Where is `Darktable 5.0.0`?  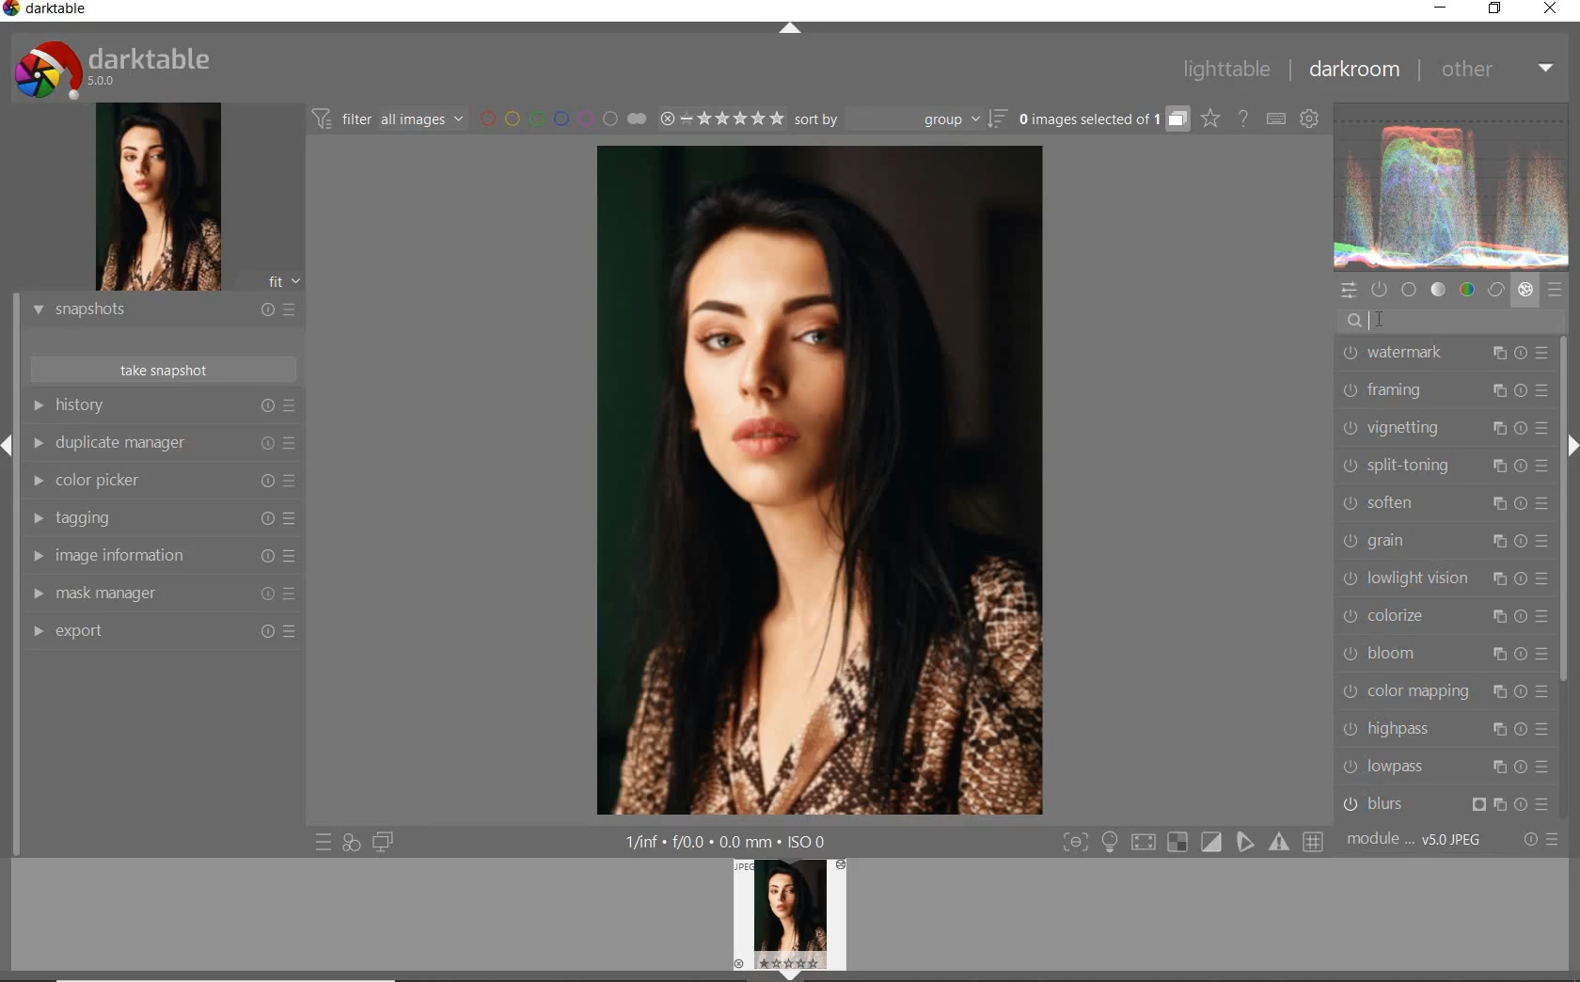
Darktable 5.0.0 is located at coordinates (112, 69).